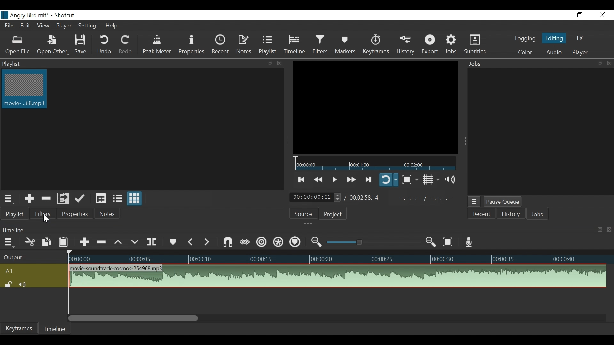  What do you see at coordinates (10, 27) in the screenshot?
I see `File` at bounding box center [10, 27].